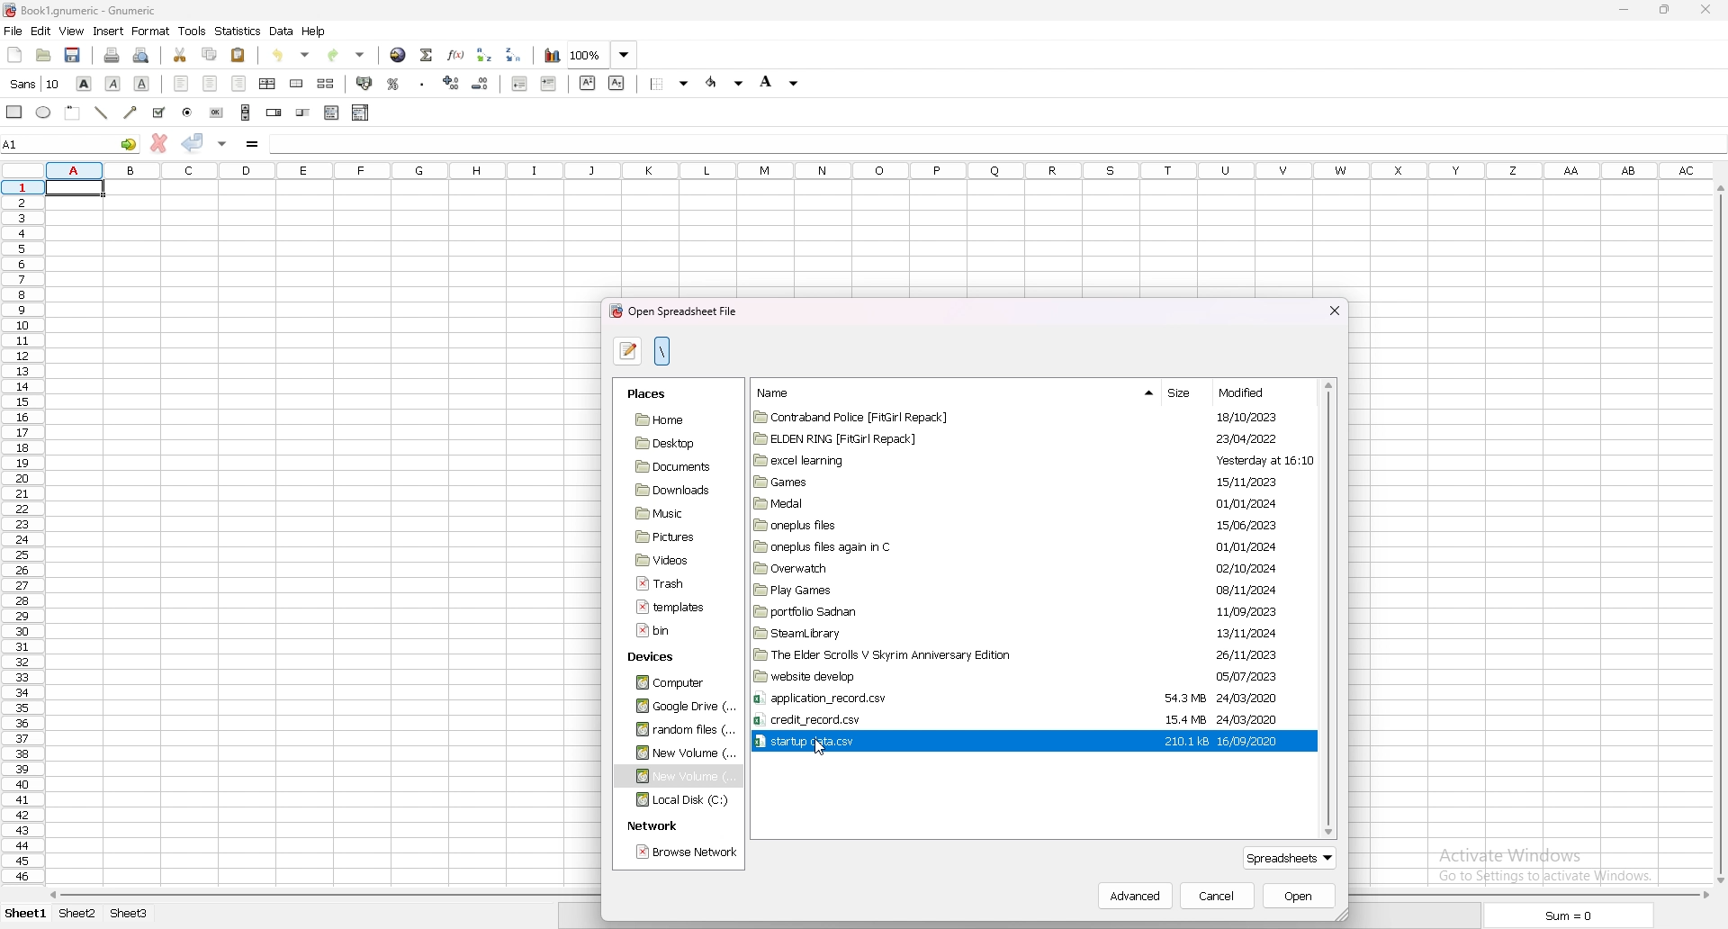 The image size is (1728, 929). I want to click on insert, so click(108, 32).